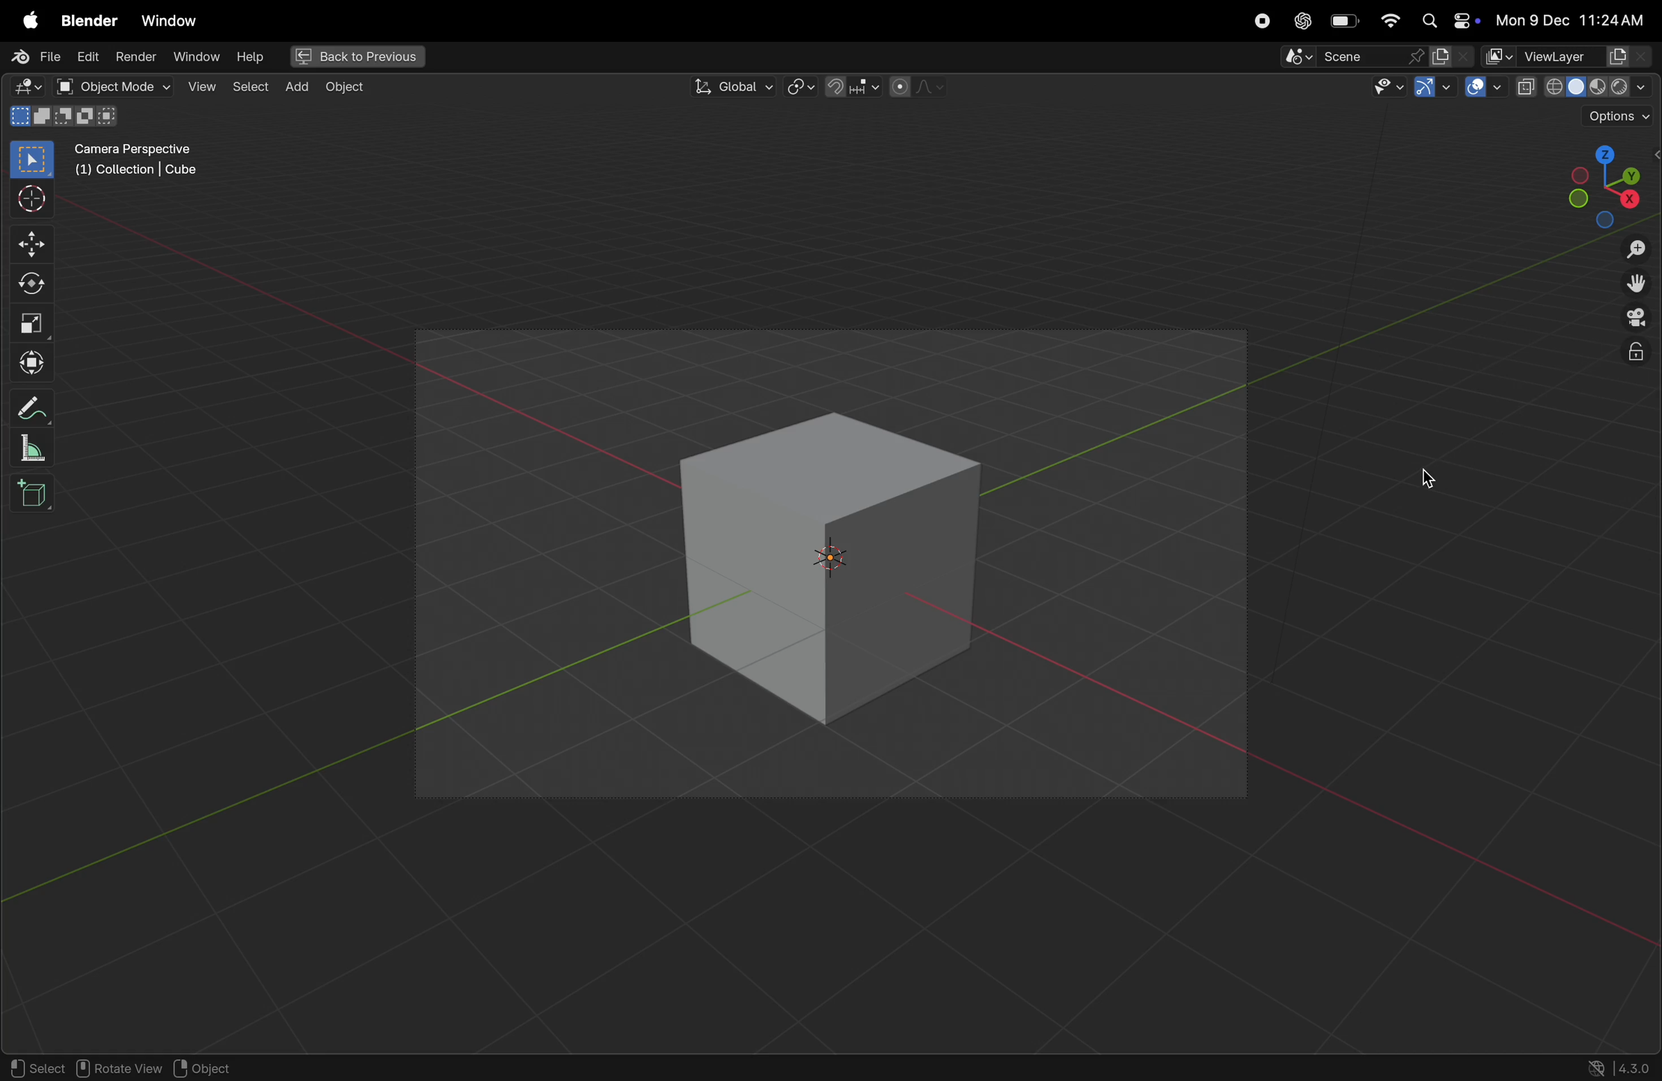 The height and width of the screenshot is (1081, 1662). Describe the element at coordinates (1450, 20) in the screenshot. I see `apple widgets` at that location.